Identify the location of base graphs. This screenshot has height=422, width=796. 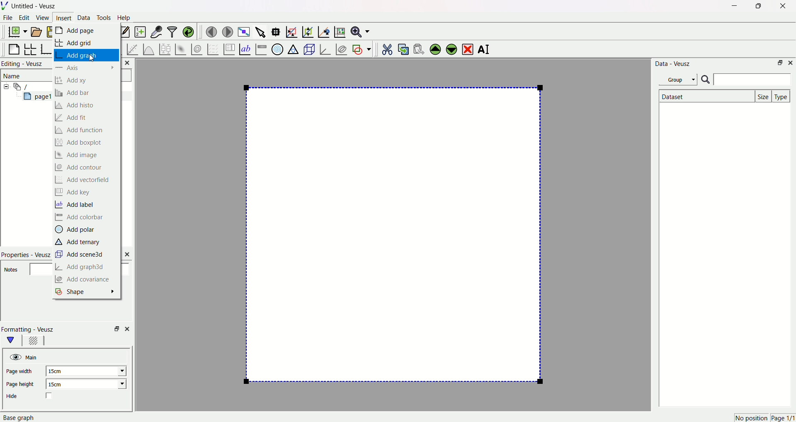
(47, 48).